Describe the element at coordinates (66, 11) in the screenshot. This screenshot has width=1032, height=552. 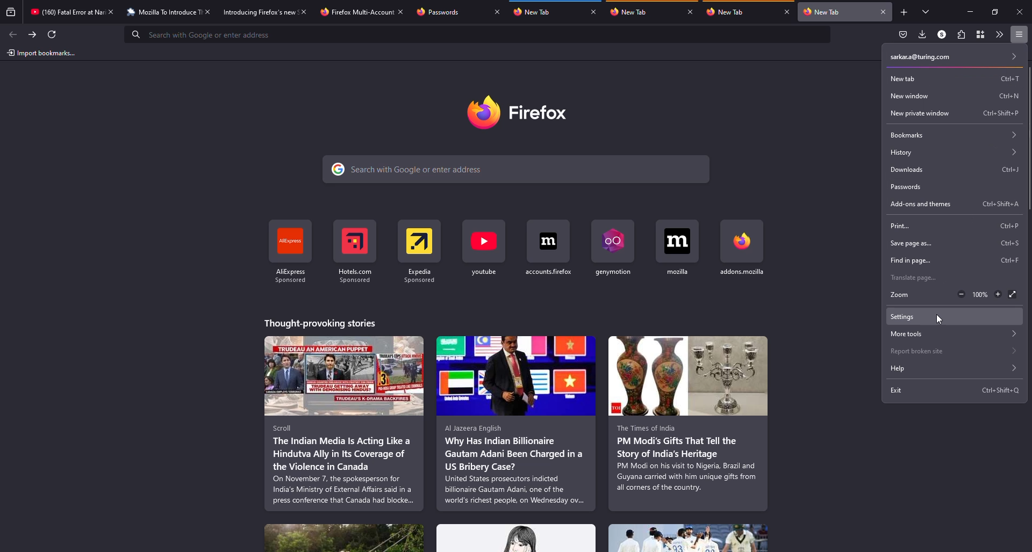
I see `tab` at that location.